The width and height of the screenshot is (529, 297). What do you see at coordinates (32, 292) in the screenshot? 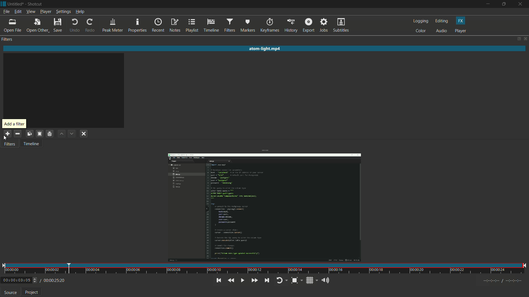
I see `project` at bounding box center [32, 292].